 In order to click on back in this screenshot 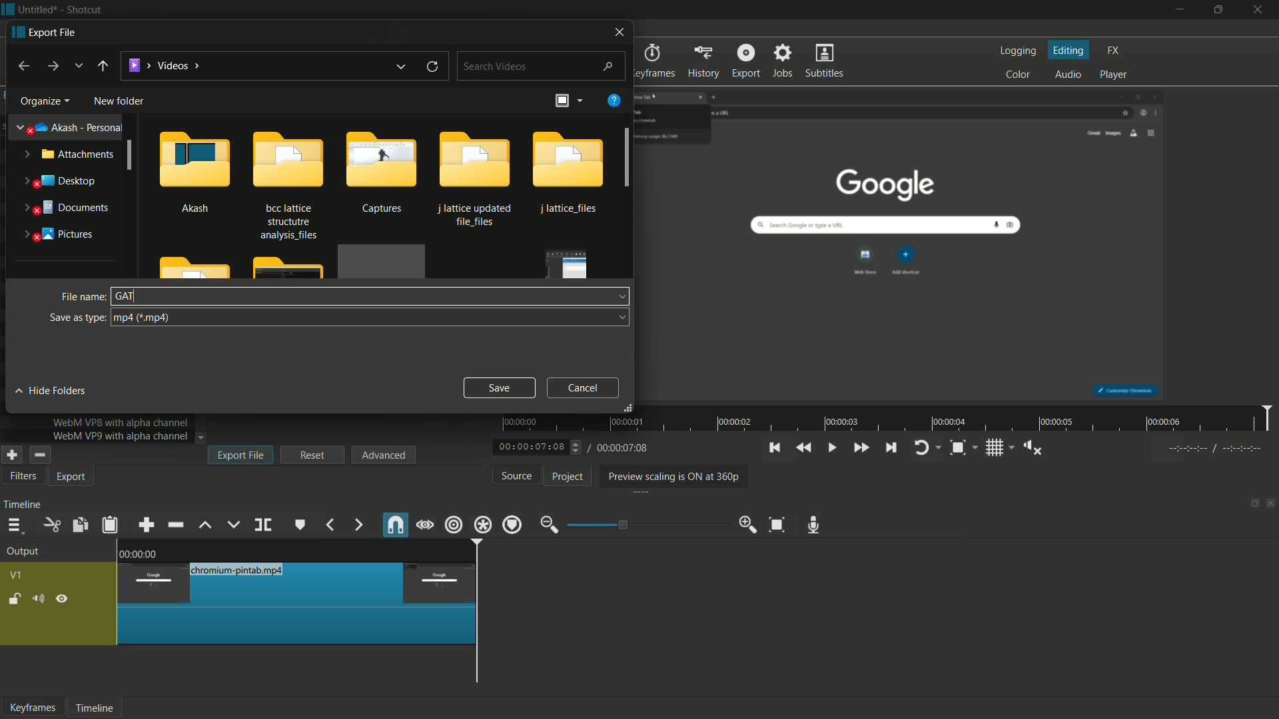, I will do `click(21, 67)`.